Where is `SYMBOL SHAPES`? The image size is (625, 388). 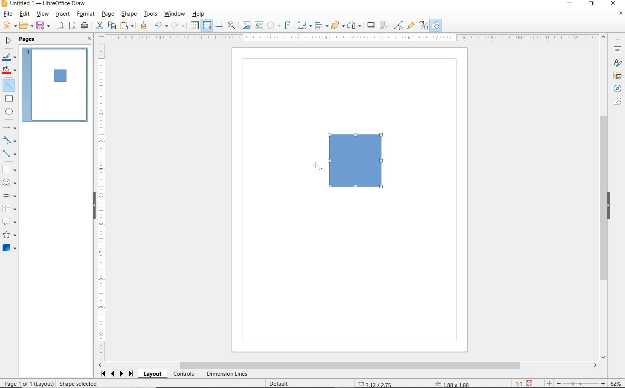
SYMBOL SHAPES is located at coordinates (10, 182).